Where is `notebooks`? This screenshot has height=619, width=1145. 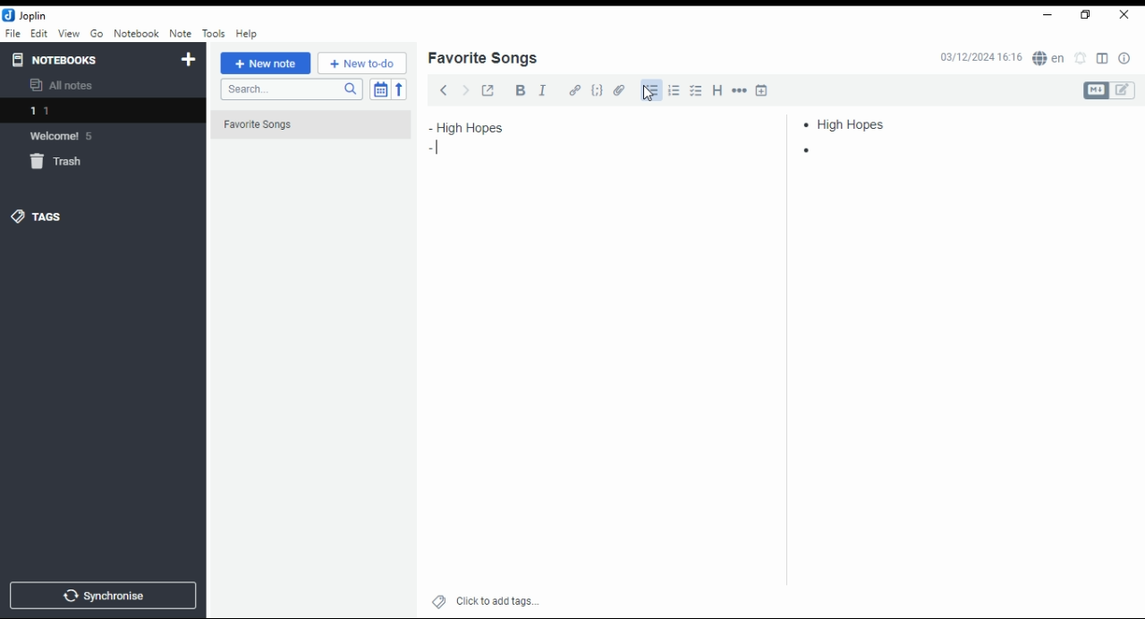 notebooks is located at coordinates (87, 59).